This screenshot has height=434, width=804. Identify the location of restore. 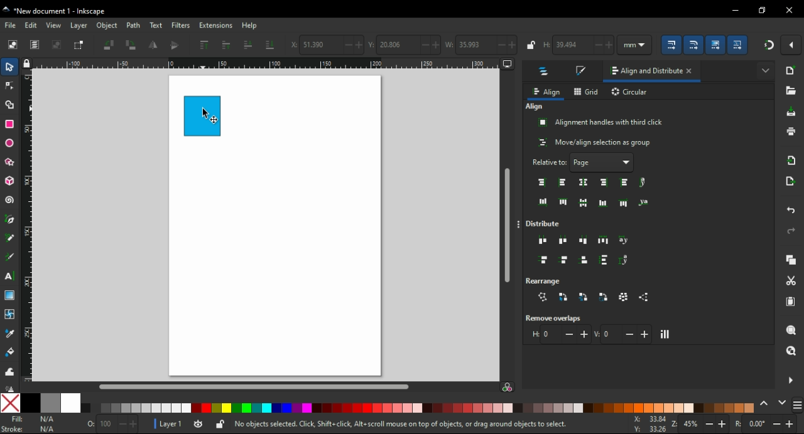
(763, 10).